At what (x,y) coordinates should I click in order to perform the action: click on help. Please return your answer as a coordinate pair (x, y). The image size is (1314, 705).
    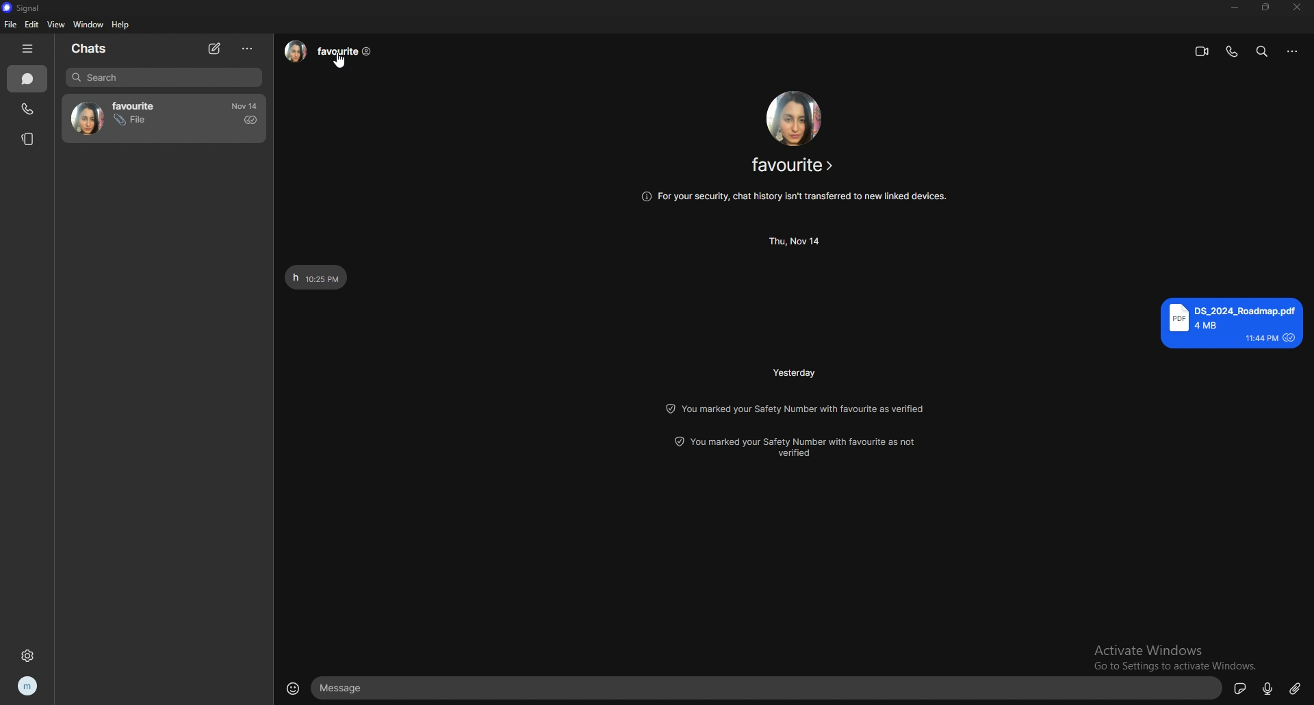
    Looking at the image, I should click on (122, 25).